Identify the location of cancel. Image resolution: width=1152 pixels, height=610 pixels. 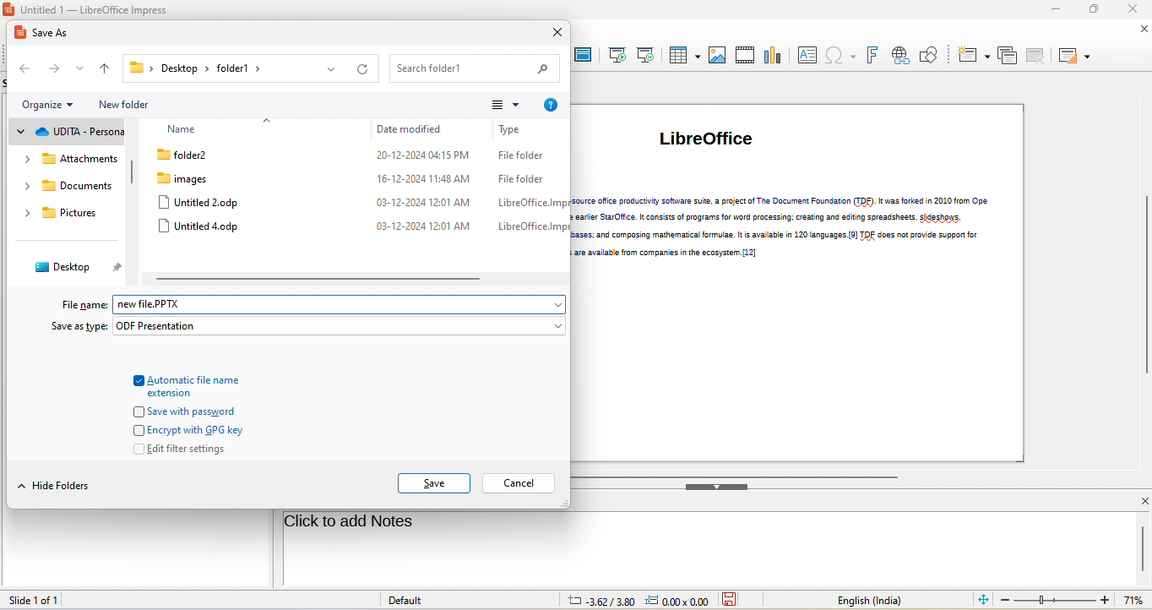
(519, 483).